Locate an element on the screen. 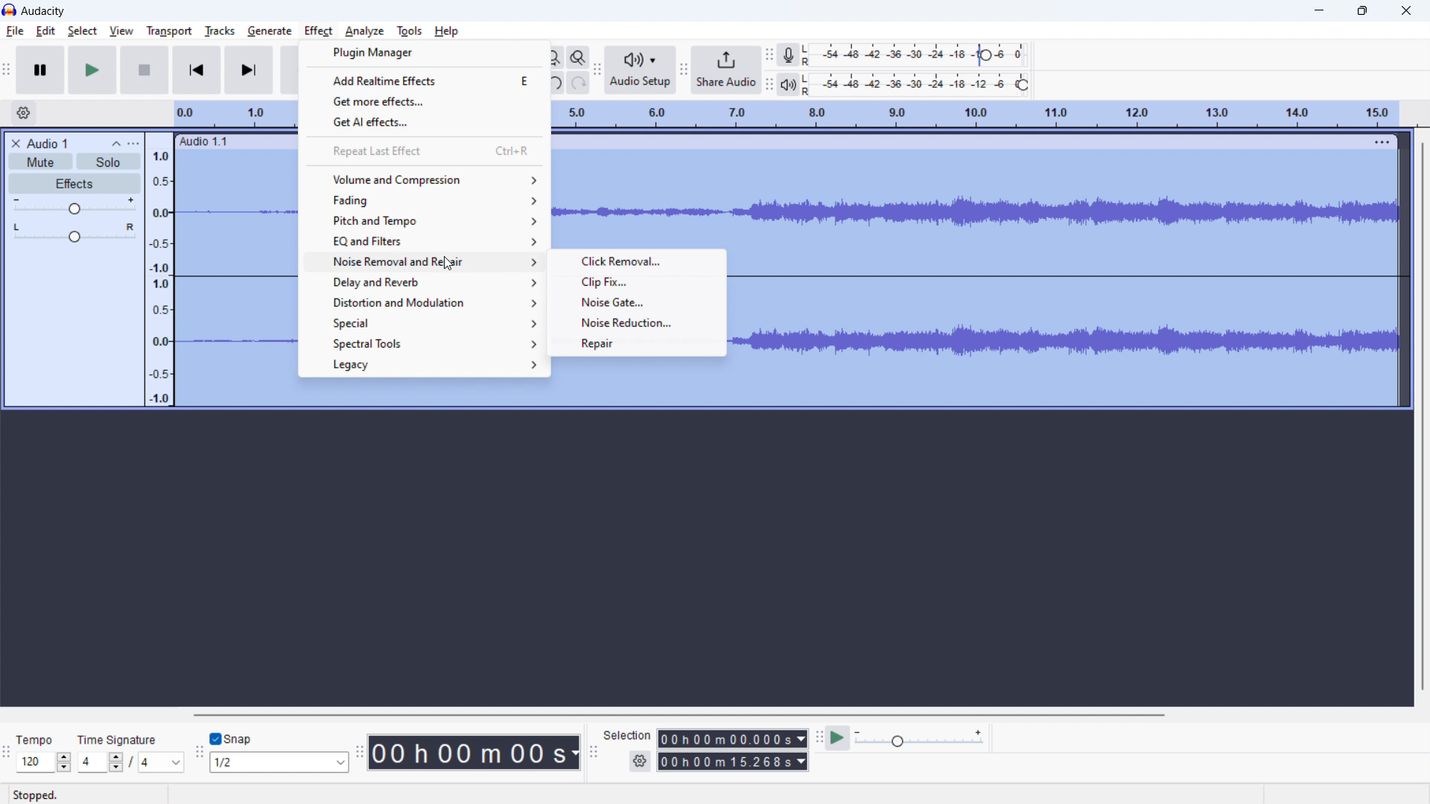  delay and reverb is located at coordinates (421, 281).